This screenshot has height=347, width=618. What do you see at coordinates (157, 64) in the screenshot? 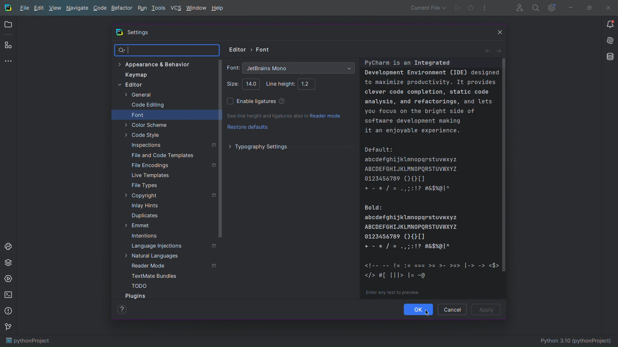
I see `Appearance & Behavior` at bounding box center [157, 64].